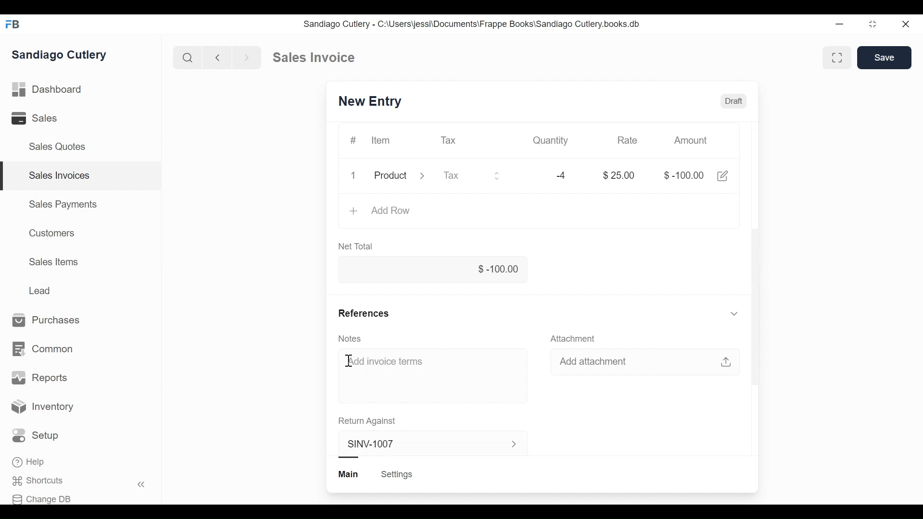 This screenshot has height=519, width=923. I want to click on Draft, so click(734, 101).